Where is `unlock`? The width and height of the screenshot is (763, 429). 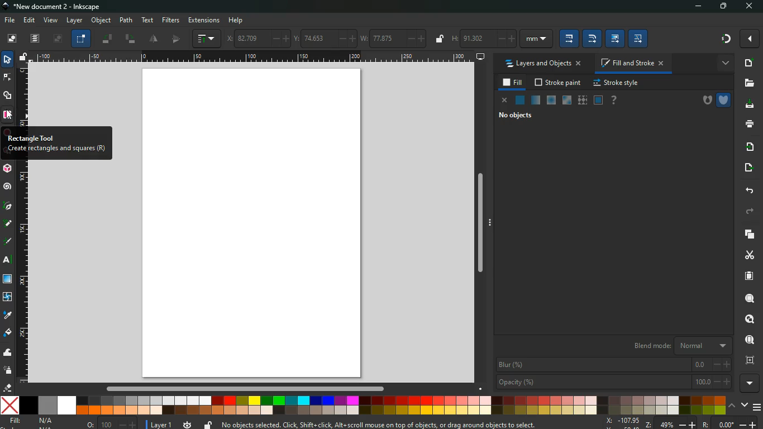 unlock is located at coordinates (441, 40).